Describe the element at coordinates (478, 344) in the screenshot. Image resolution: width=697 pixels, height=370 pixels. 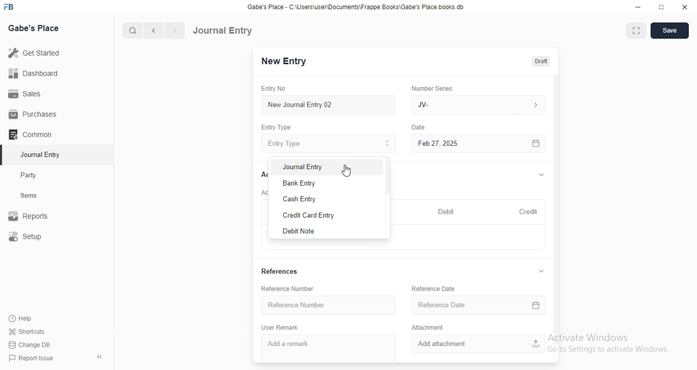
I see `‘Add attachment` at that location.